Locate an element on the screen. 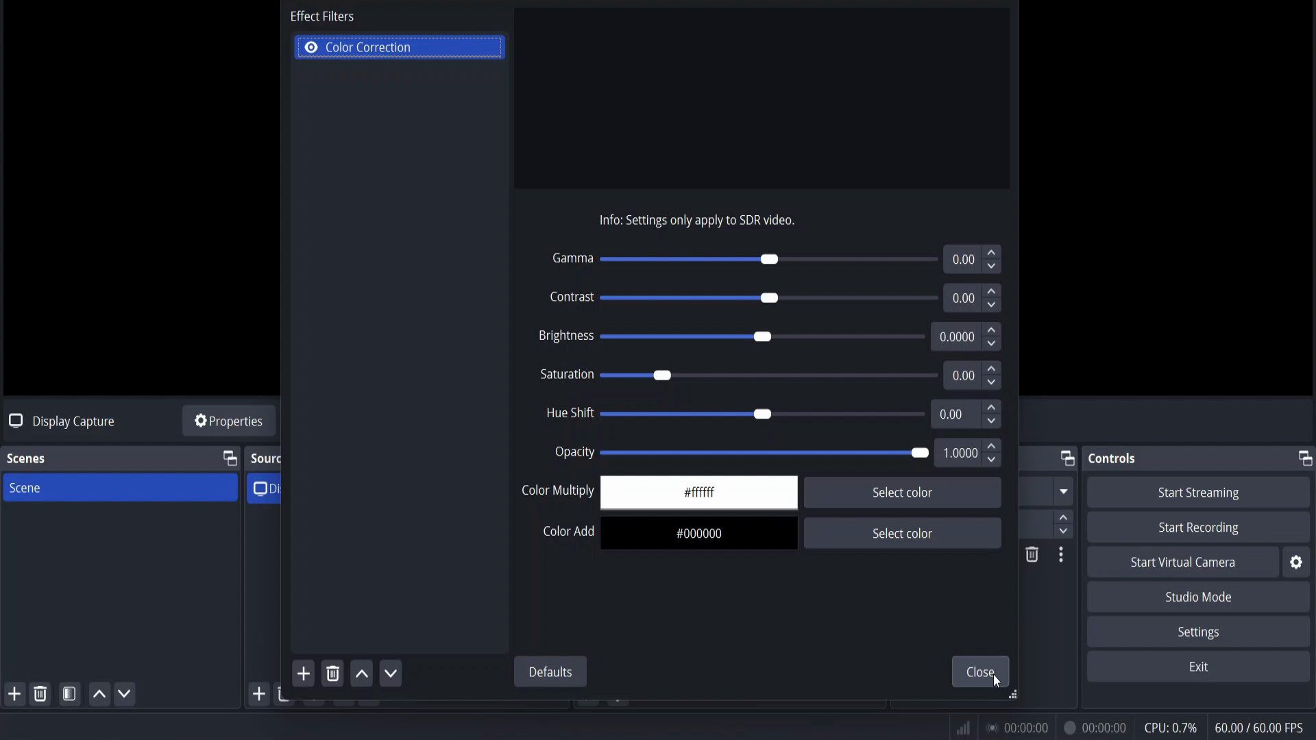 This screenshot has width=1316, height=740. change tab layout is located at coordinates (1303, 458).